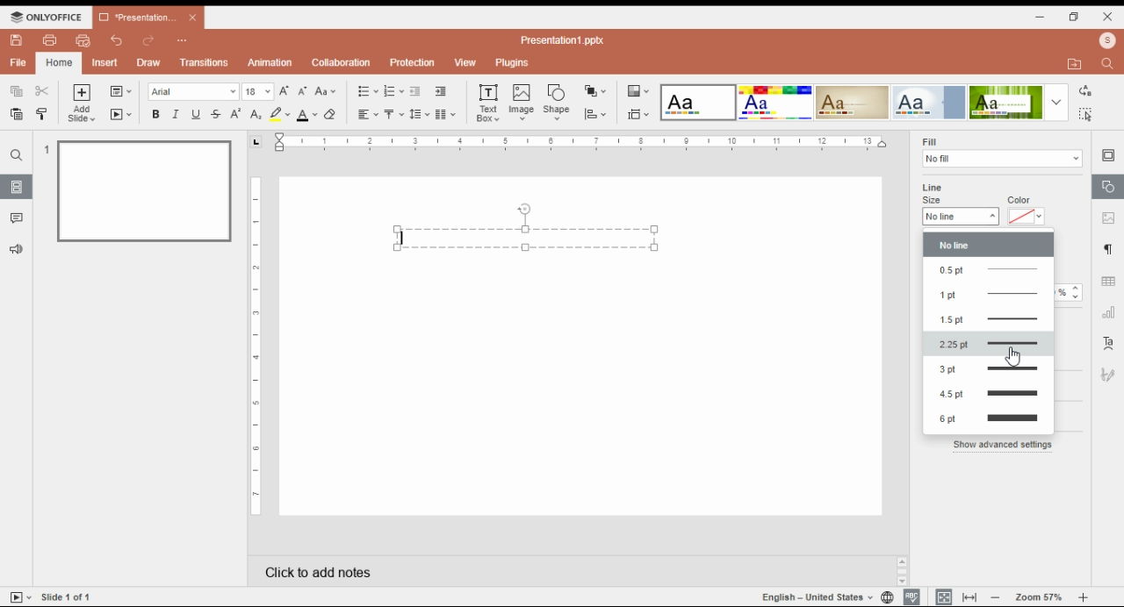 The image size is (1124, 607). I want to click on font color, so click(307, 115).